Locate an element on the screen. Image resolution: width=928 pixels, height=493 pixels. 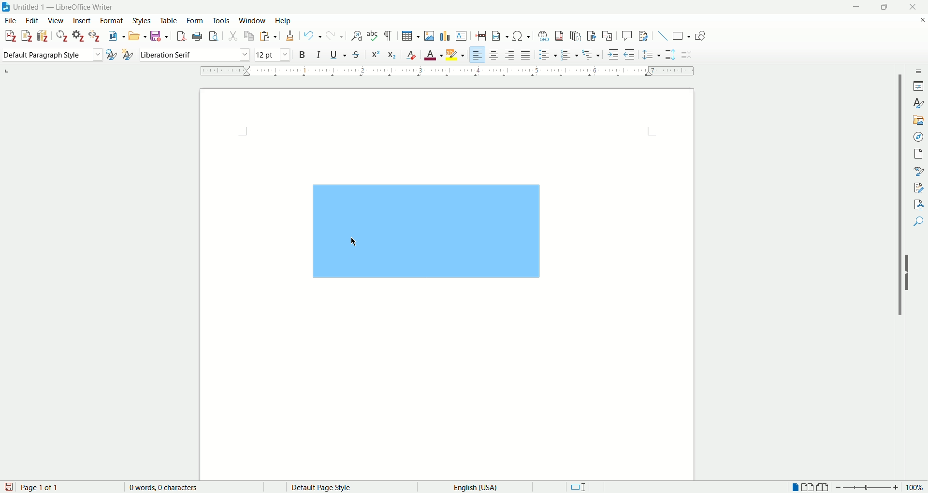
accessibility check is located at coordinates (918, 203).